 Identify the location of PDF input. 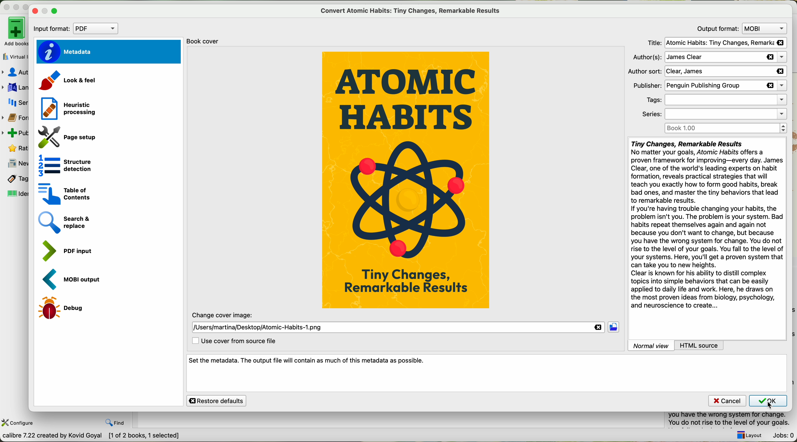
(67, 251).